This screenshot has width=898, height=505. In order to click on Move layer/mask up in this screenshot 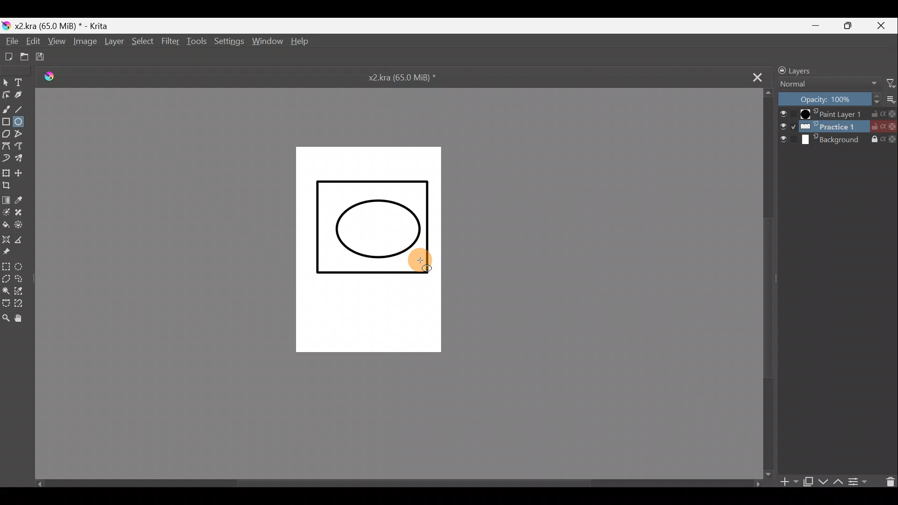, I will do `click(837, 480)`.